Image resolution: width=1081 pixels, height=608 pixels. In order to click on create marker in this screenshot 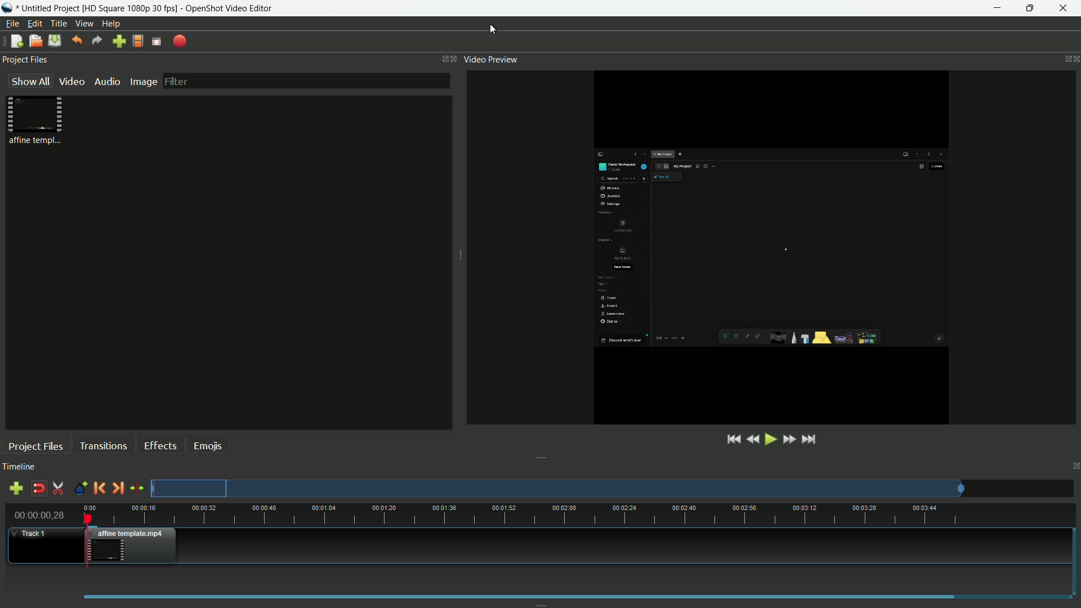, I will do `click(81, 489)`.